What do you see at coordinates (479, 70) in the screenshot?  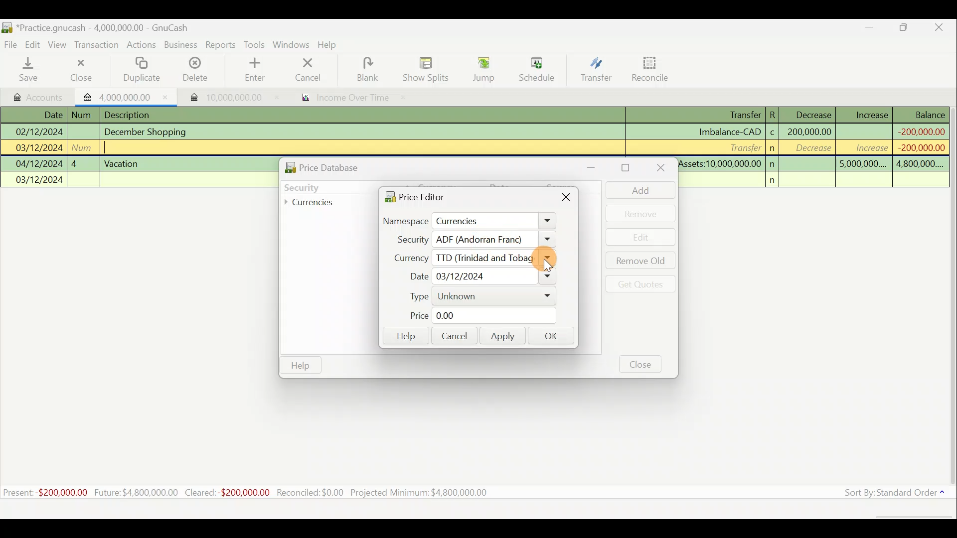 I see `Jump` at bounding box center [479, 70].